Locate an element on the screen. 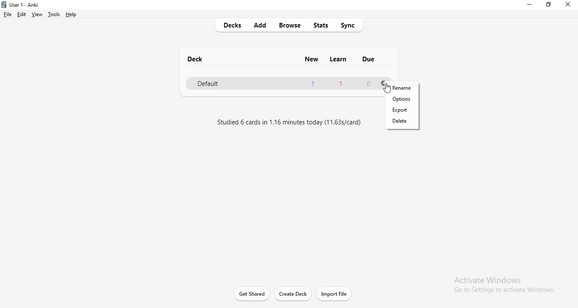 This screenshot has height=308, width=578. browse is located at coordinates (290, 26).